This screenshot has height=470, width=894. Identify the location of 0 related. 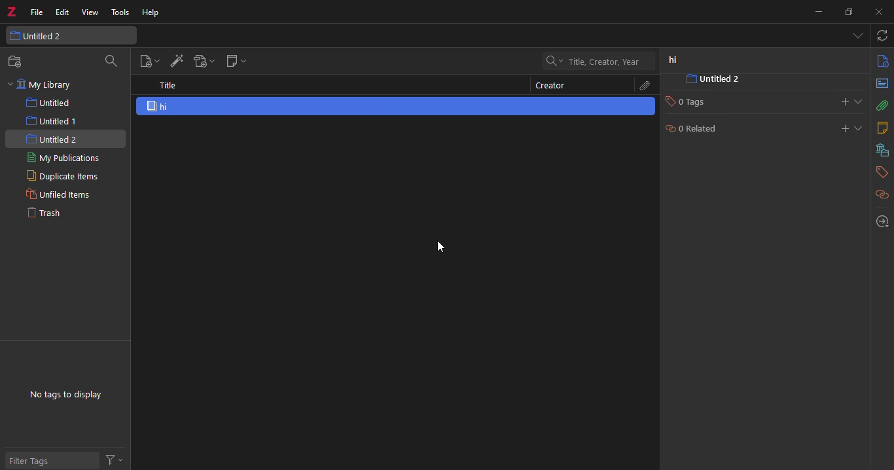
(696, 131).